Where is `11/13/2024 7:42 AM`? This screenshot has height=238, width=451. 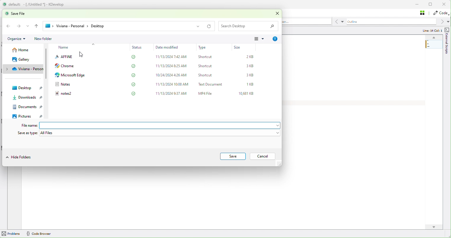 11/13/2024 7:42 AM is located at coordinates (172, 57).